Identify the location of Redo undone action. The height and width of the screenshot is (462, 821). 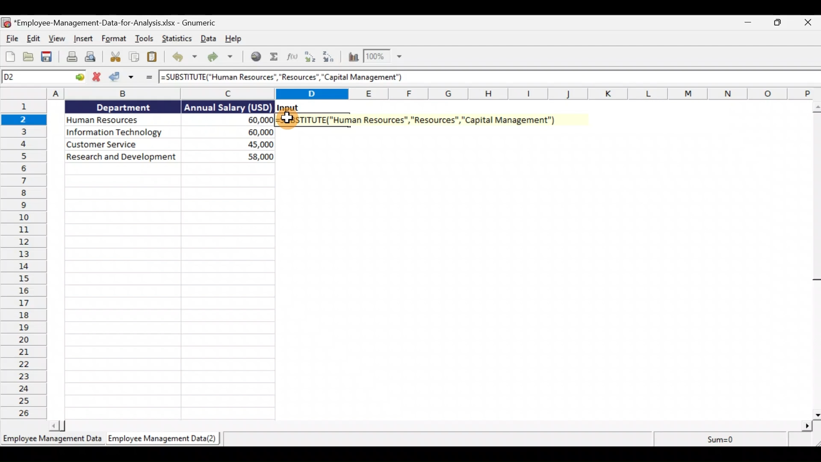
(224, 58).